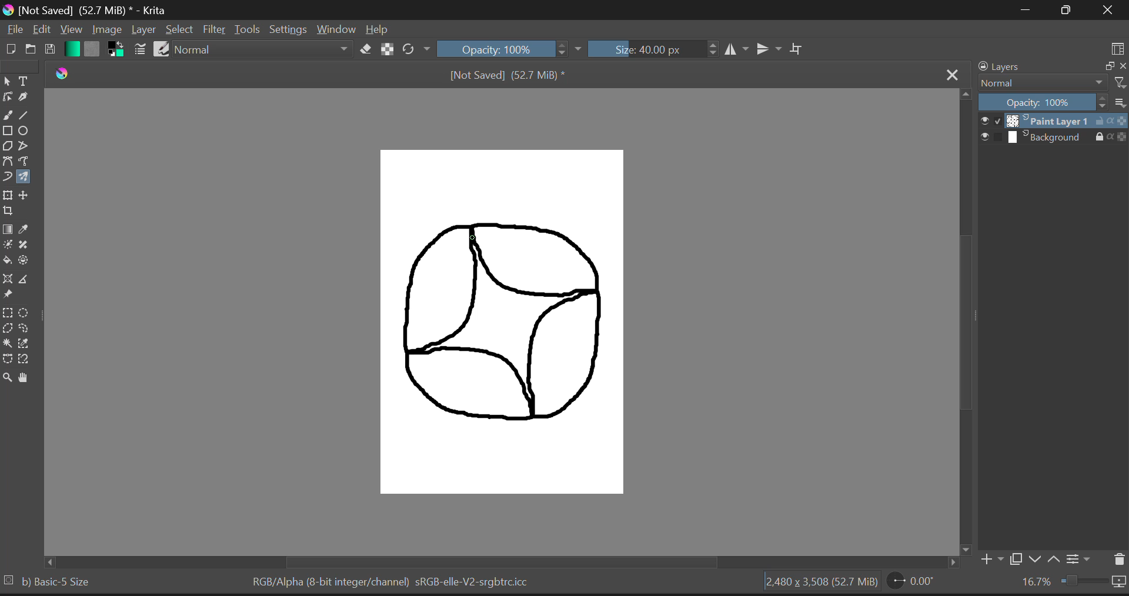 The height and width of the screenshot is (596, 1129). What do you see at coordinates (29, 227) in the screenshot?
I see `Eyedropper` at bounding box center [29, 227].